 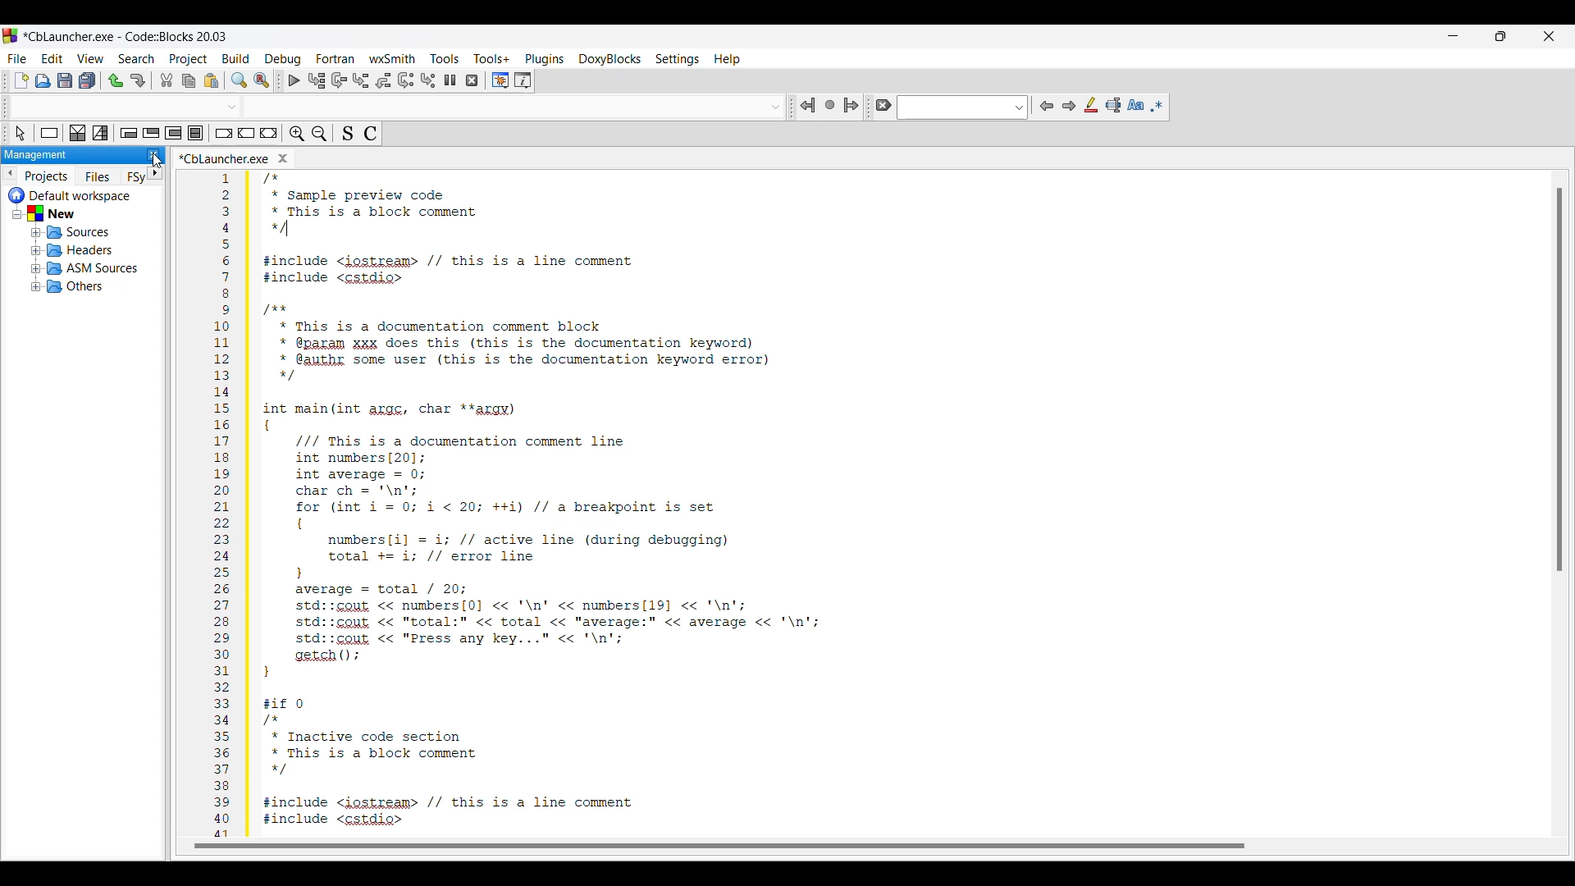 I want to click on Project tree tab, current tab, so click(x=48, y=176).